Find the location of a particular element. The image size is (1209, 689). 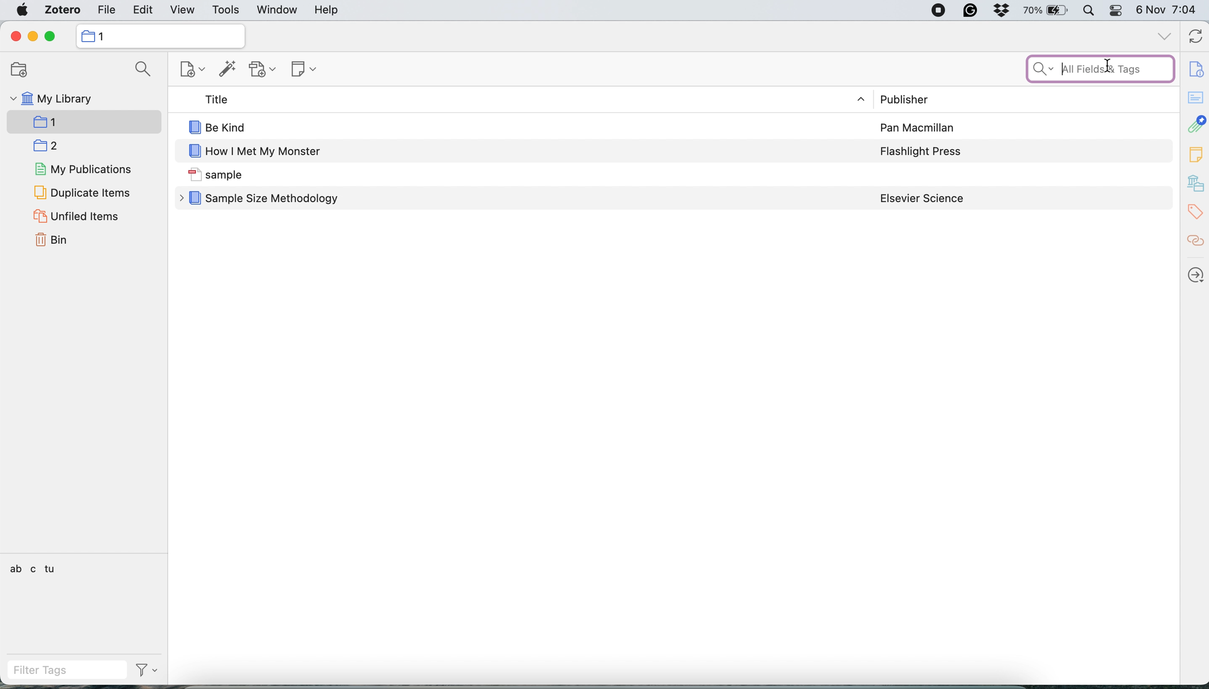

search is located at coordinates (143, 70).